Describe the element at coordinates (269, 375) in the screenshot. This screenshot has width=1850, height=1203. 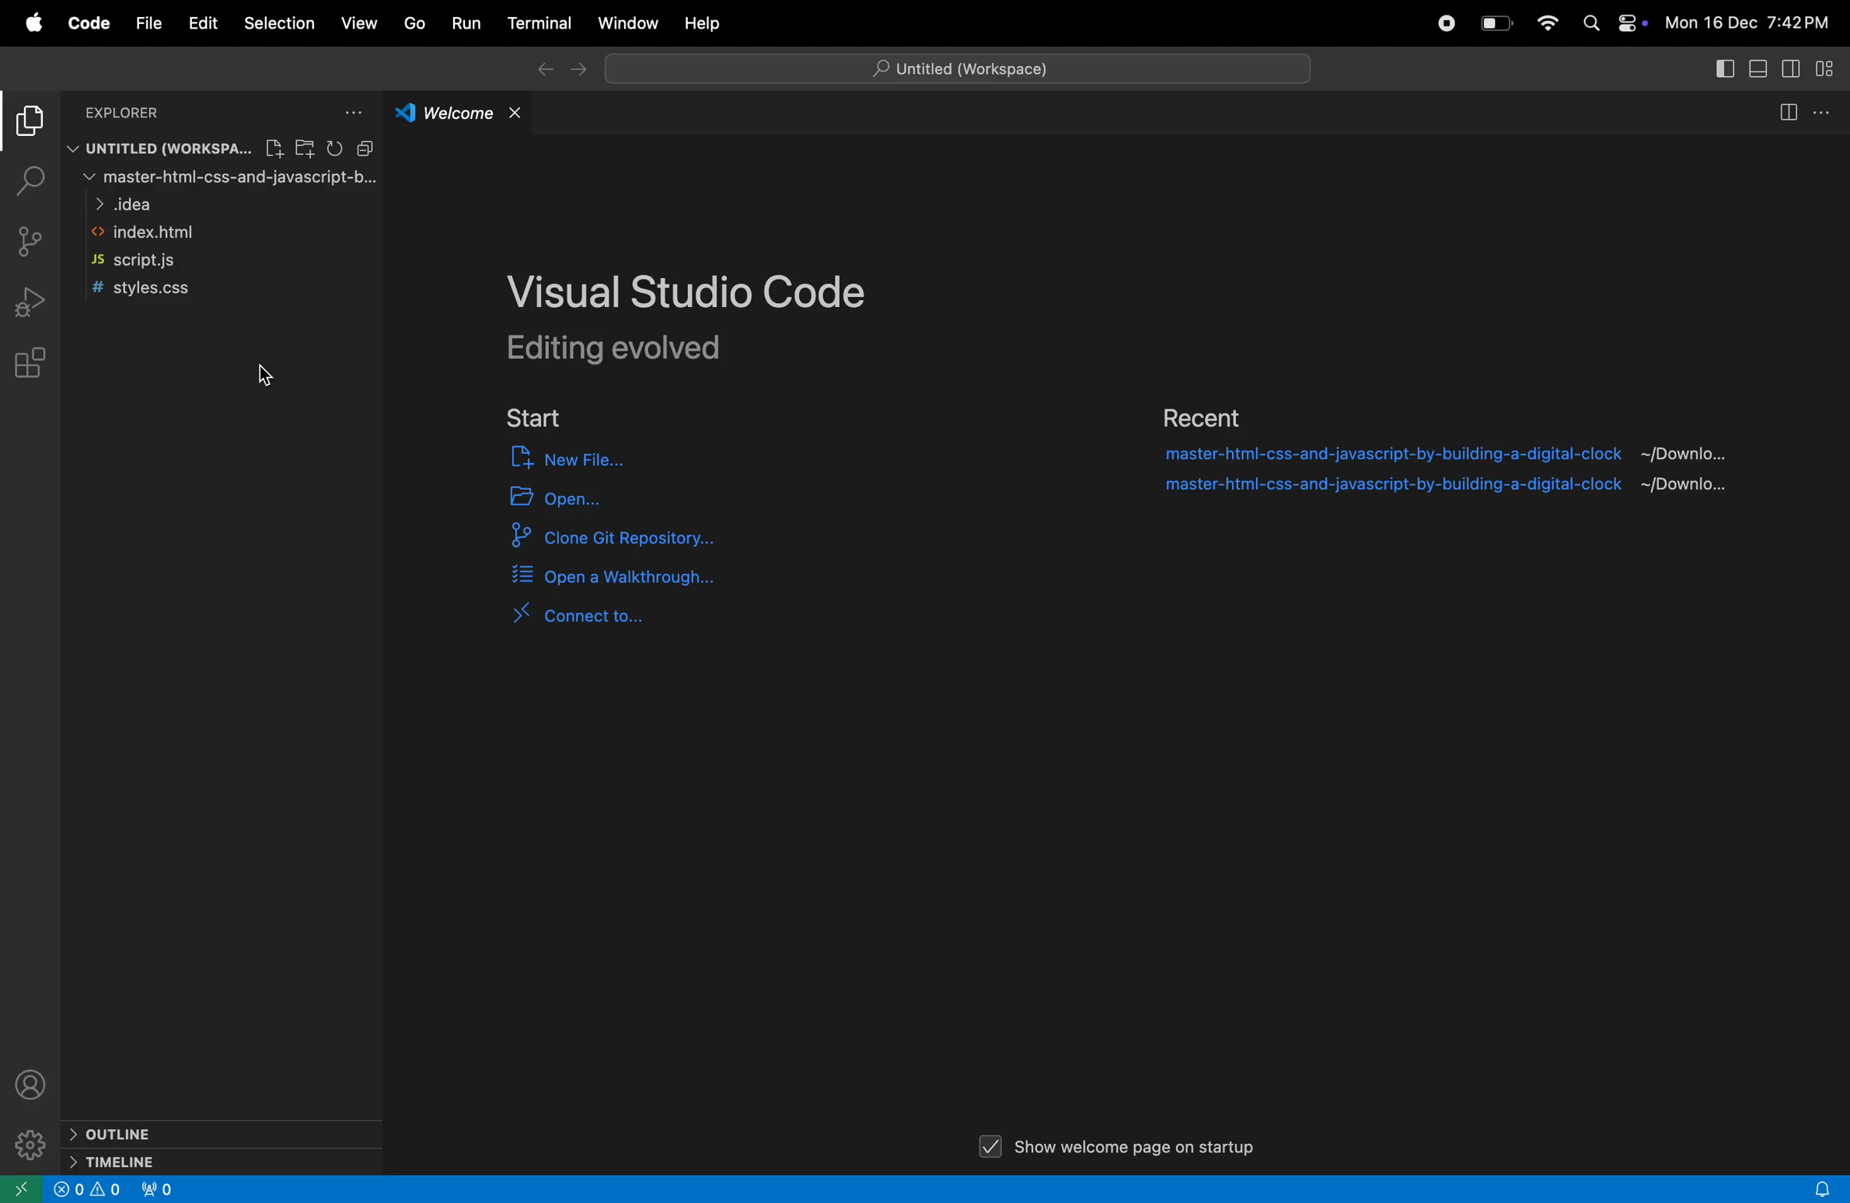
I see `cursor` at that location.